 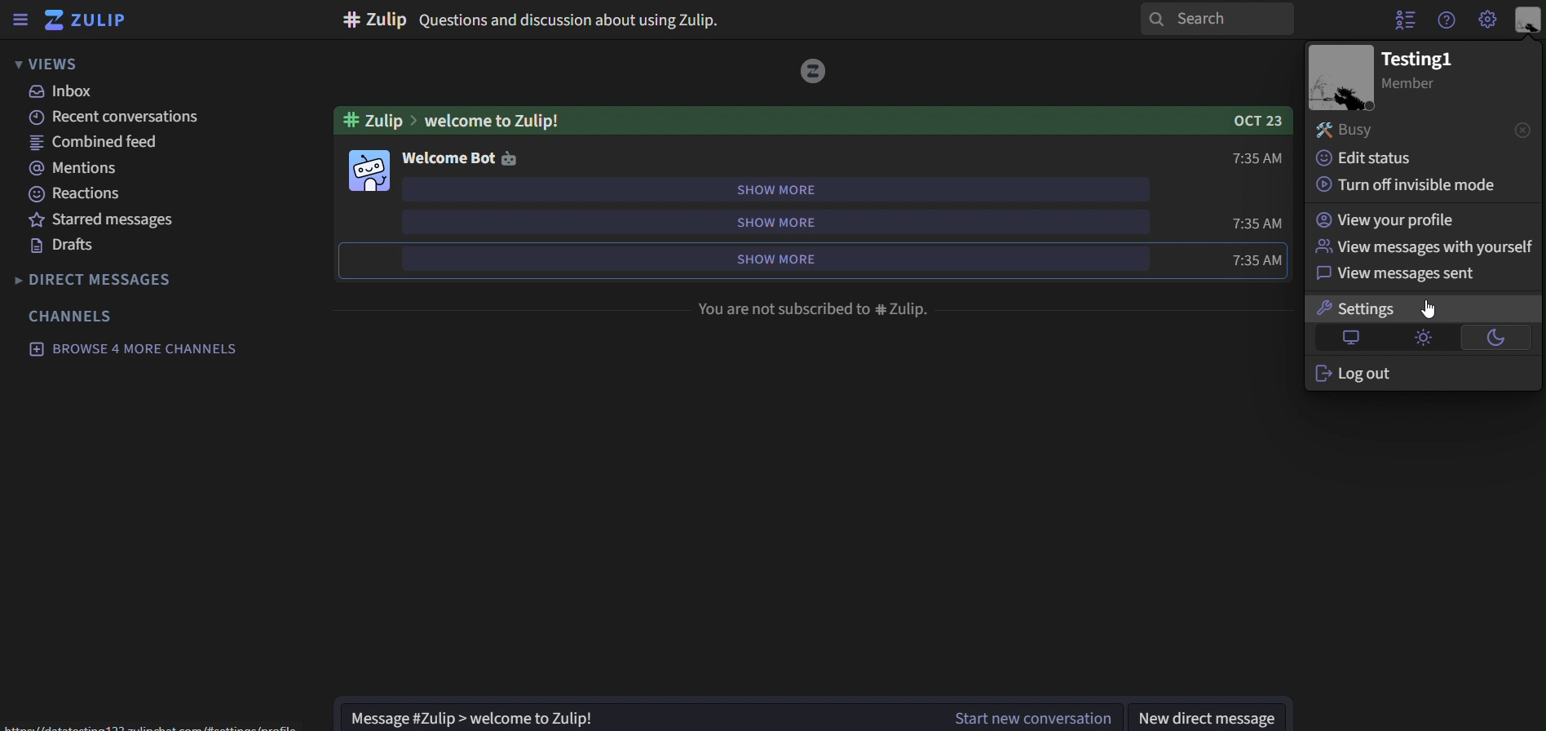 What do you see at coordinates (1401, 186) in the screenshot?
I see `turn off invisible mode` at bounding box center [1401, 186].